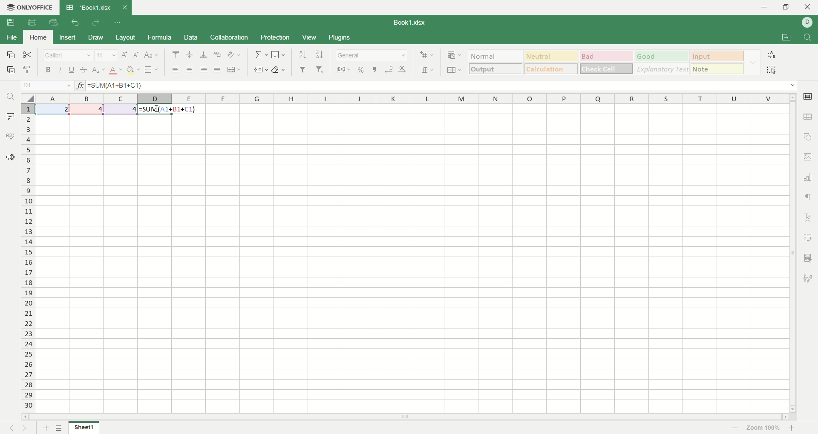 Image resolution: width=818 pixels, height=434 pixels. What do you see at coordinates (74, 24) in the screenshot?
I see `undo` at bounding box center [74, 24].